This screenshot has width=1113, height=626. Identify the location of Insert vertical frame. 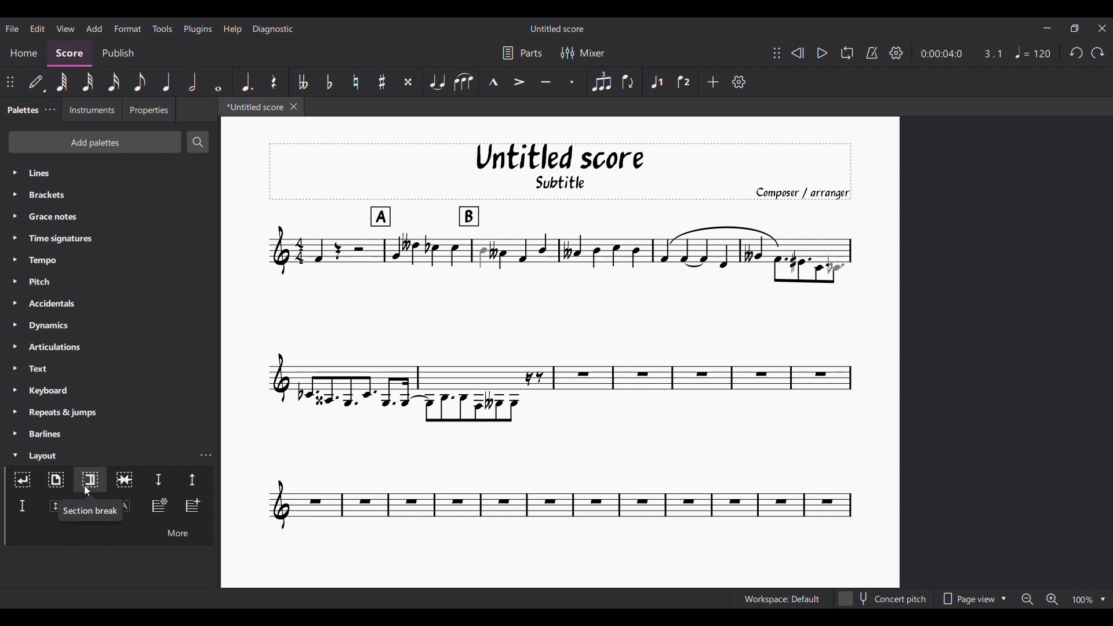
(49, 506).